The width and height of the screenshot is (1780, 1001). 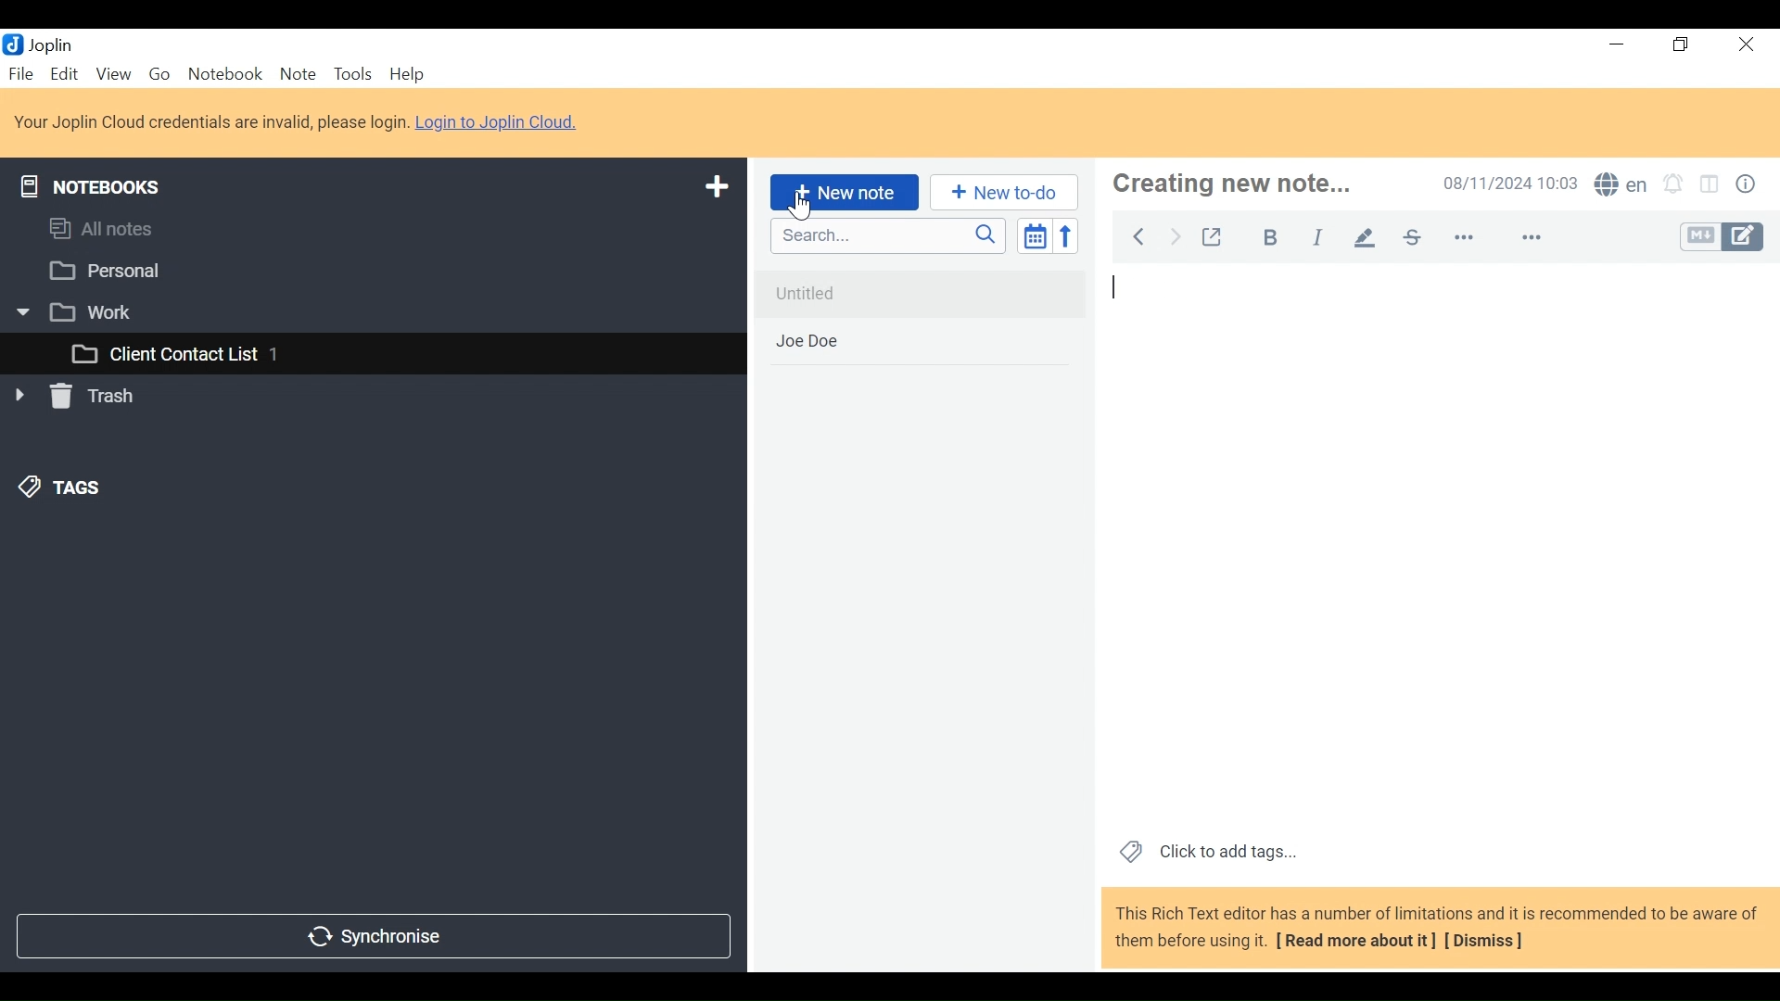 I want to click on 08/11/2024 10:03, so click(x=1510, y=183).